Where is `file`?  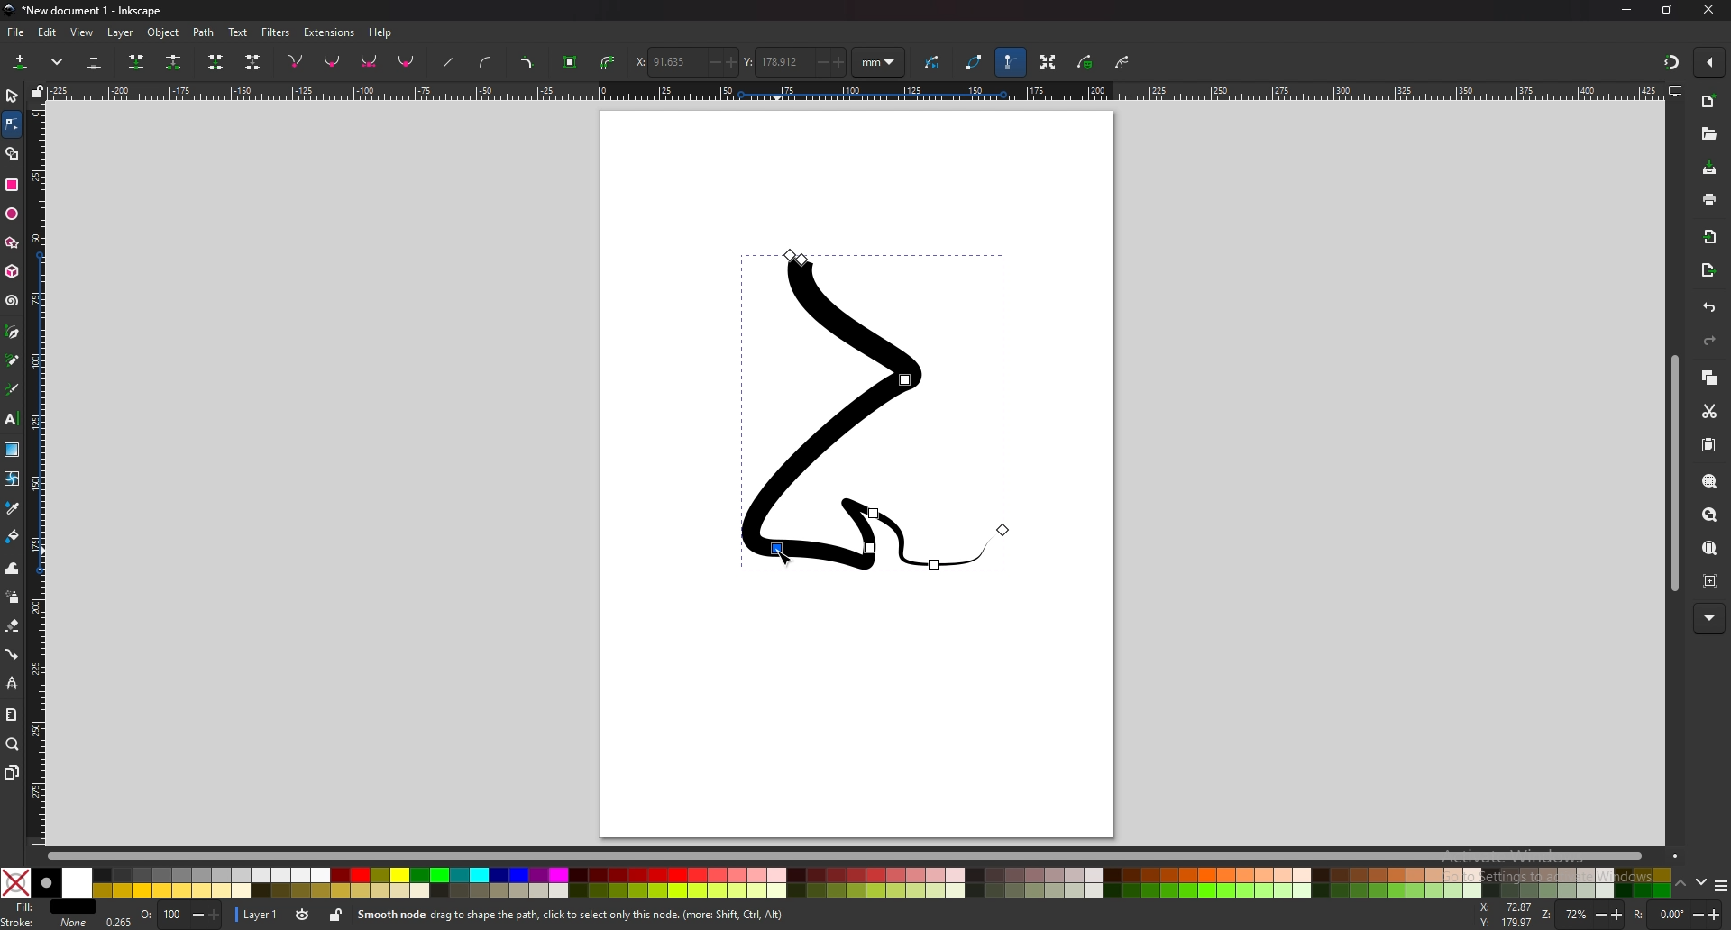
file is located at coordinates (18, 32).